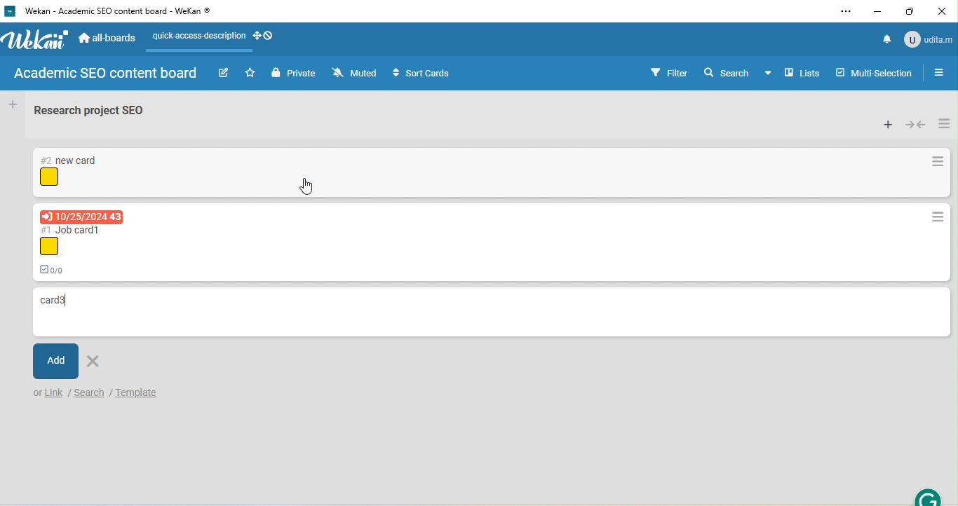  I want to click on list name: research project SEO, so click(97, 114).